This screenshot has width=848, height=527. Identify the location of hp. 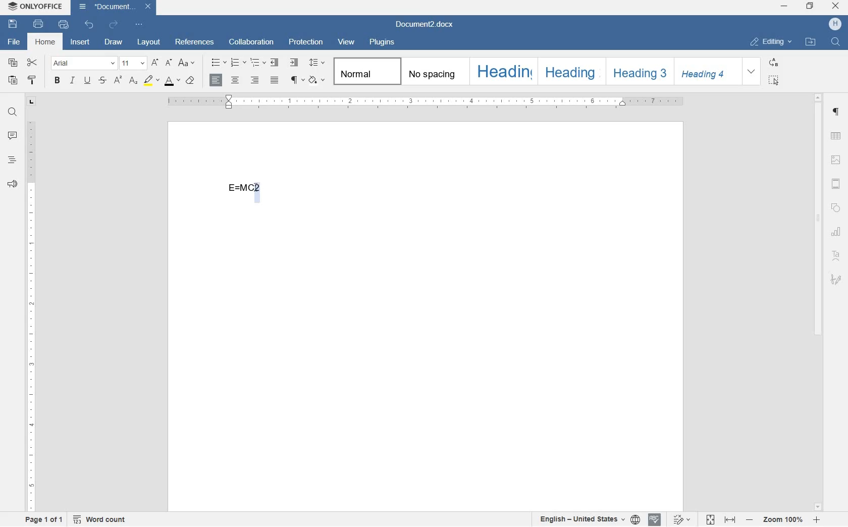
(835, 24).